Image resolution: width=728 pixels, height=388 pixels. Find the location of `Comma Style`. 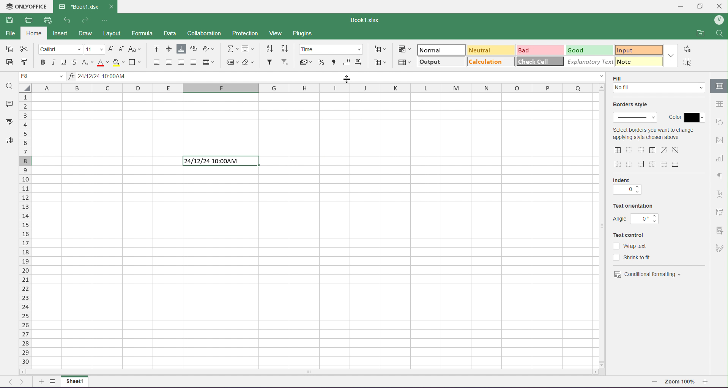

Comma Style is located at coordinates (334, 61).